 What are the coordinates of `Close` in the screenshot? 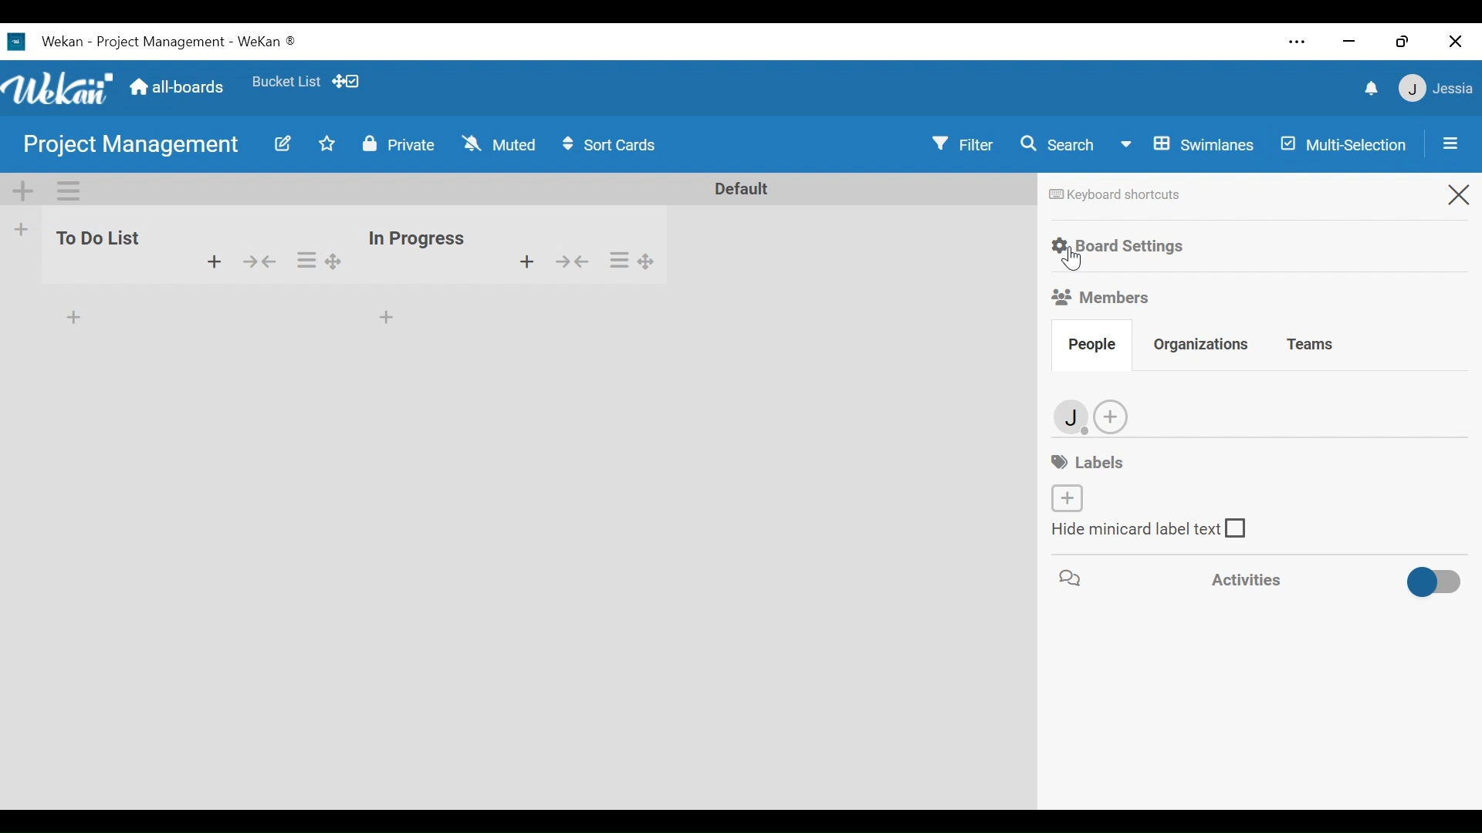 It's located at (1457, 41).